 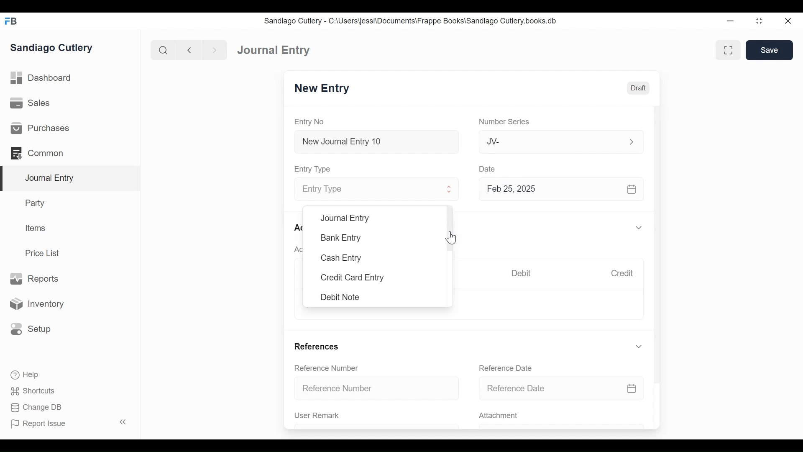 I want to click on Purchases, so click(x=40, y=128).